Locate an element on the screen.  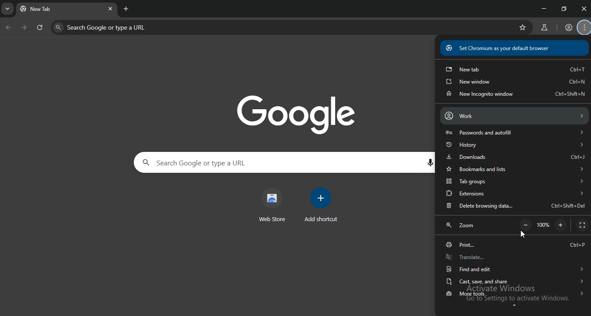
customize and control chromium is located at coordinates (585, 28).